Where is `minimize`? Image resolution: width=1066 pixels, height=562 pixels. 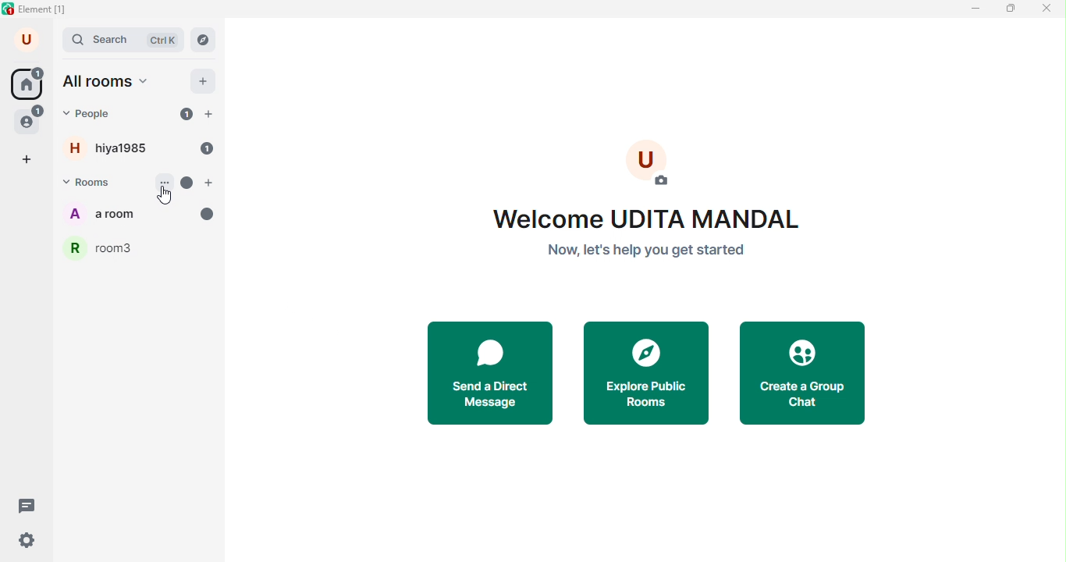 minimize is located at coordinates (977, 9).